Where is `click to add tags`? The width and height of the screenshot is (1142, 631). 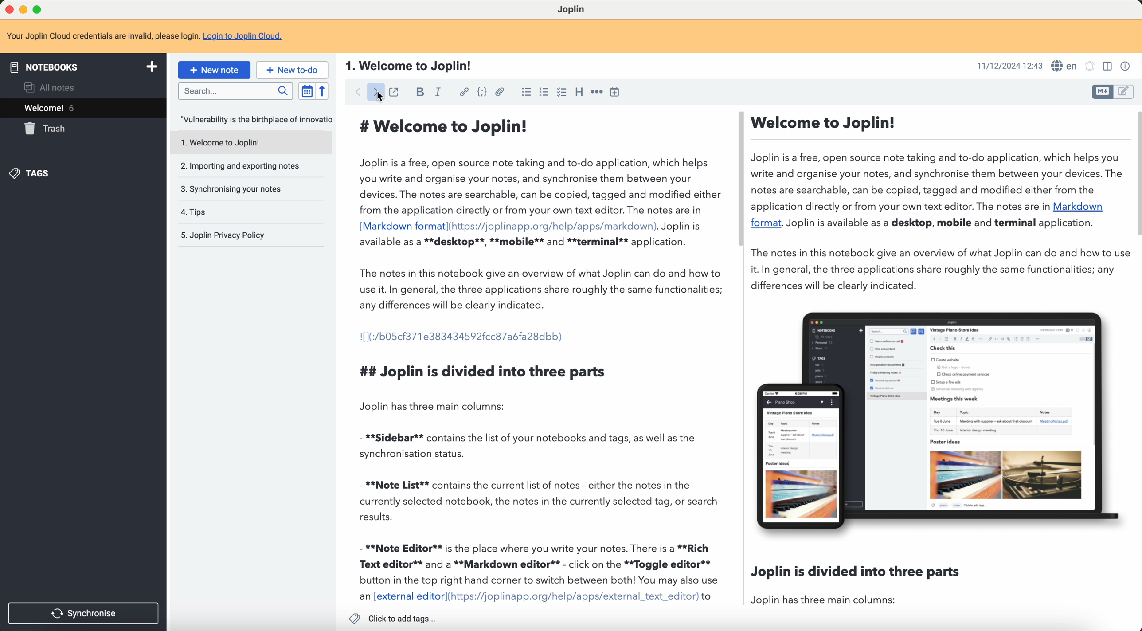 click to add tags is located at coordinates (394, 619).